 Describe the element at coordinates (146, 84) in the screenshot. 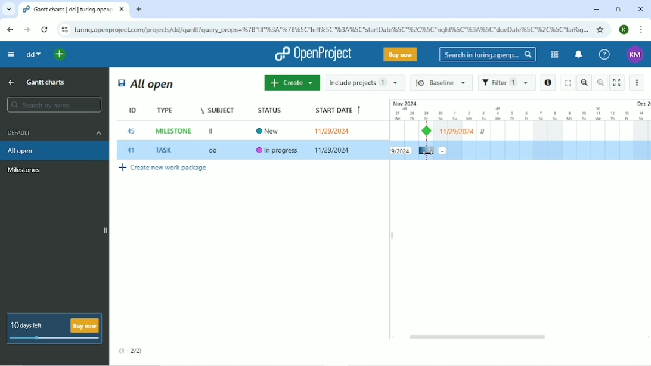

I see `All open` at that location.